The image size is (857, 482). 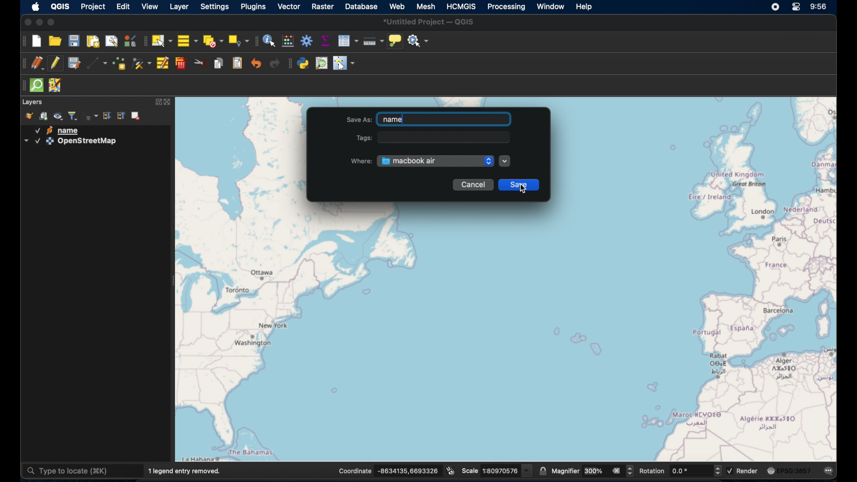 What do you see at coordinates (374, 41) in the screenshot?
I see `measure line` at bounding box center [374, 41].